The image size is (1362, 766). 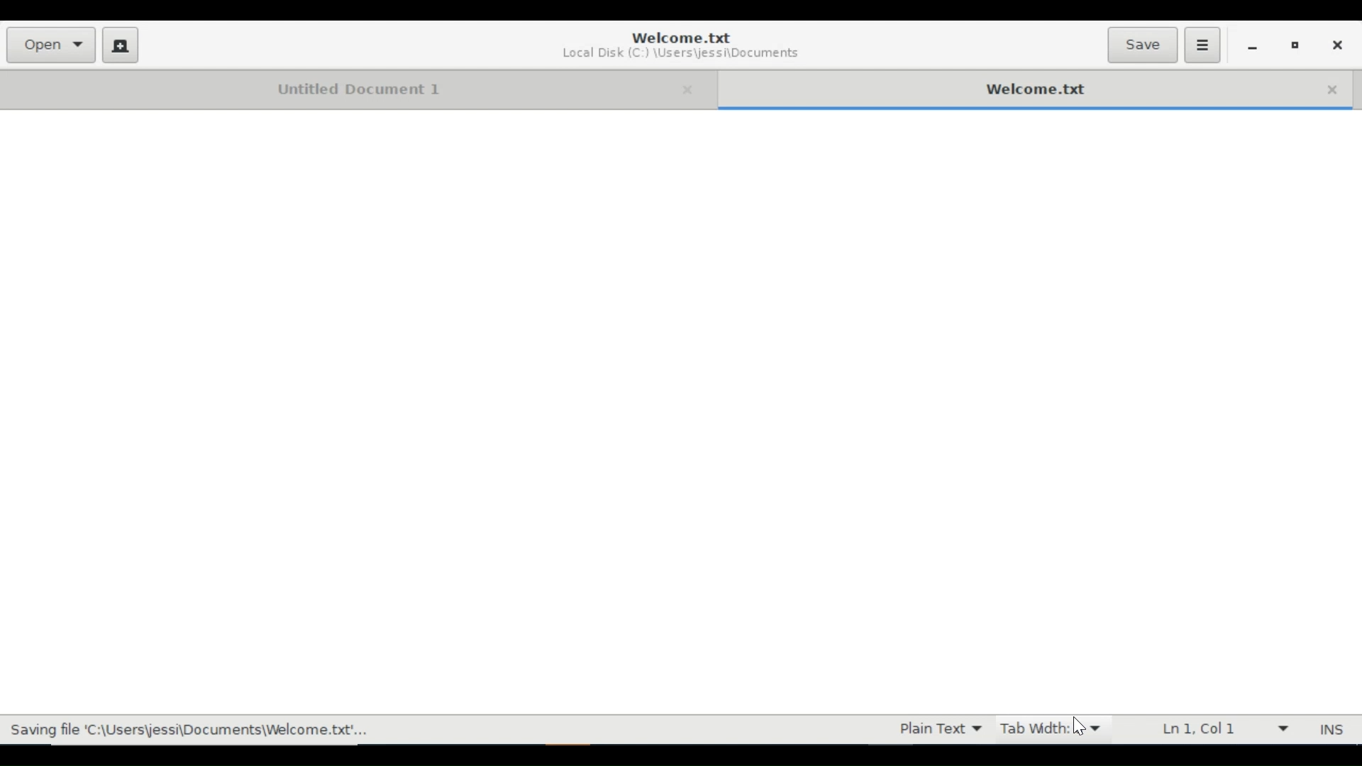 I want to click on Local Disk (C:)\Users\jessi\Document, so click(x=685, y=54).